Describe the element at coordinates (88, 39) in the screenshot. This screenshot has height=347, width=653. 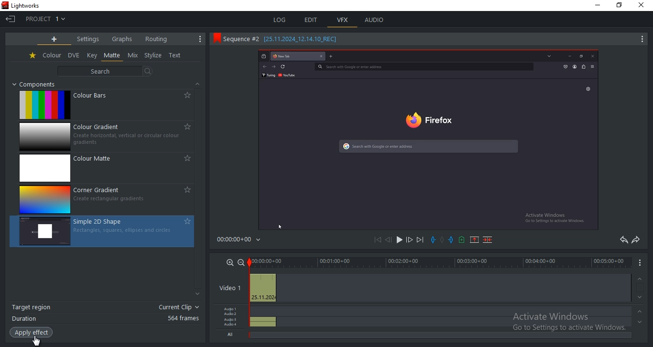
I see `settings` at that location.